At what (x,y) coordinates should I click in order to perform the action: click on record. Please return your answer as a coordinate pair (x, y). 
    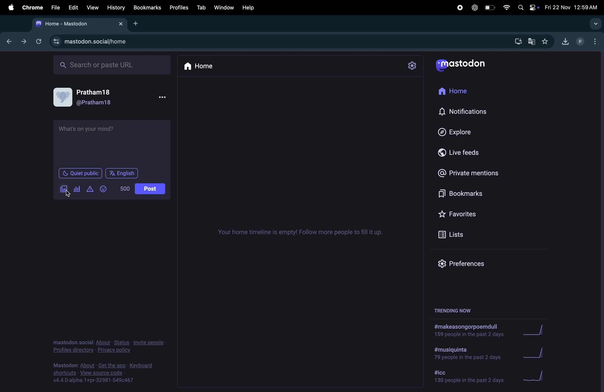
    Looking at the image, I should click on (457, 8).